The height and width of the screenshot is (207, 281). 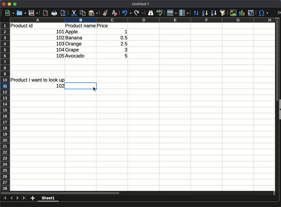 I want to click on redo, so click(x=139, y=13).